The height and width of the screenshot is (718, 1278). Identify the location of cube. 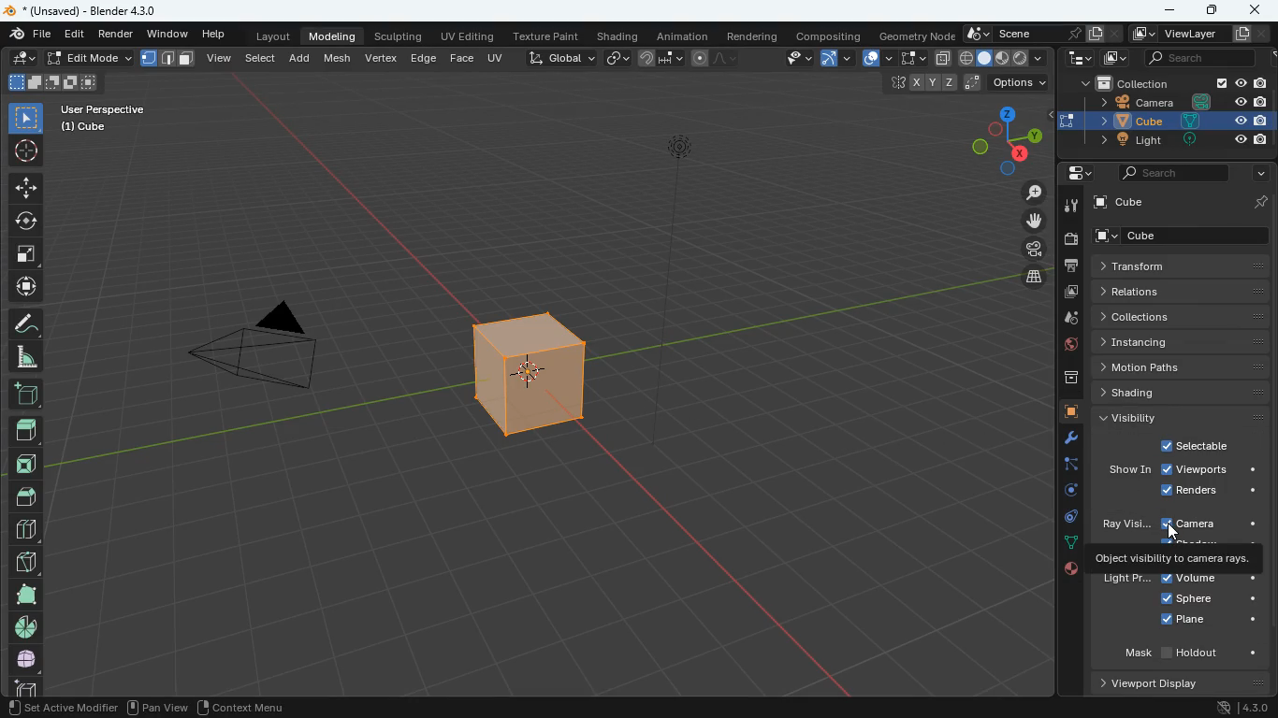
(1185, 202).